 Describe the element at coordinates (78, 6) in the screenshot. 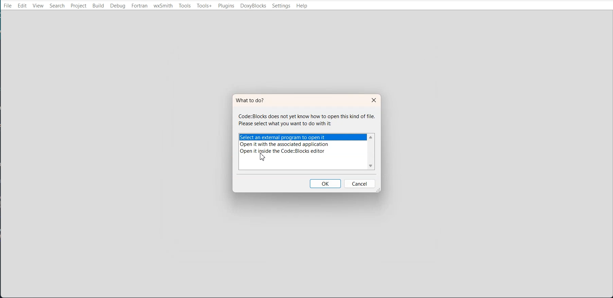

I see `Project` at that location.